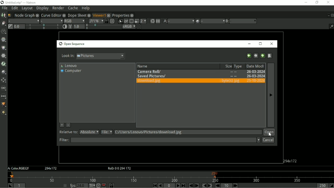 This screenshot has height=188, width=334. I want to click on Computer, so click(71, 71).